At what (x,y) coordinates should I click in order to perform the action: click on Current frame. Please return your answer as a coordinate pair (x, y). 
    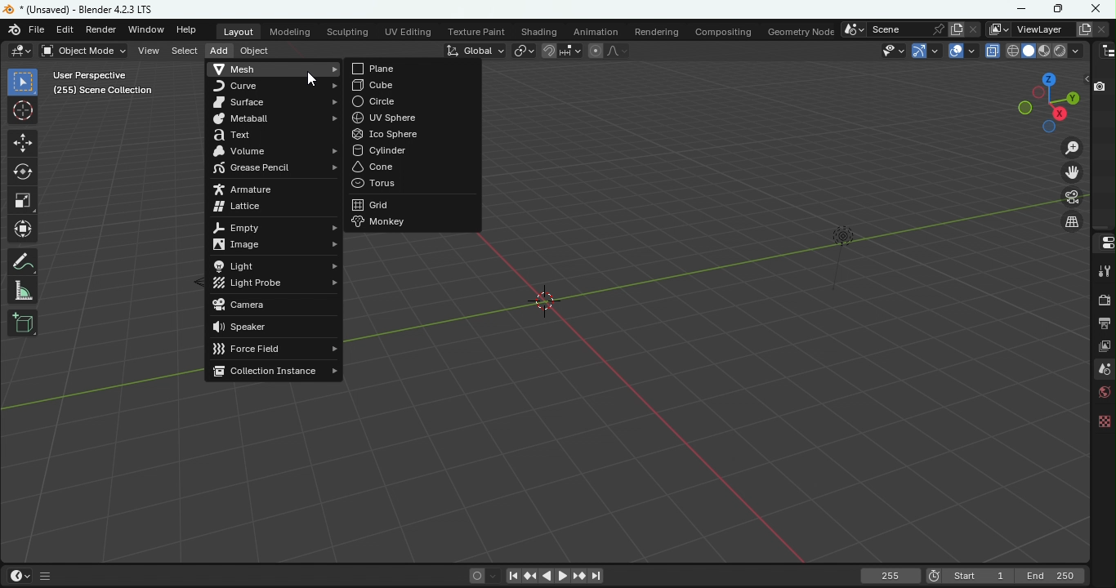
    Looking at the image, I should click on (892, 577).